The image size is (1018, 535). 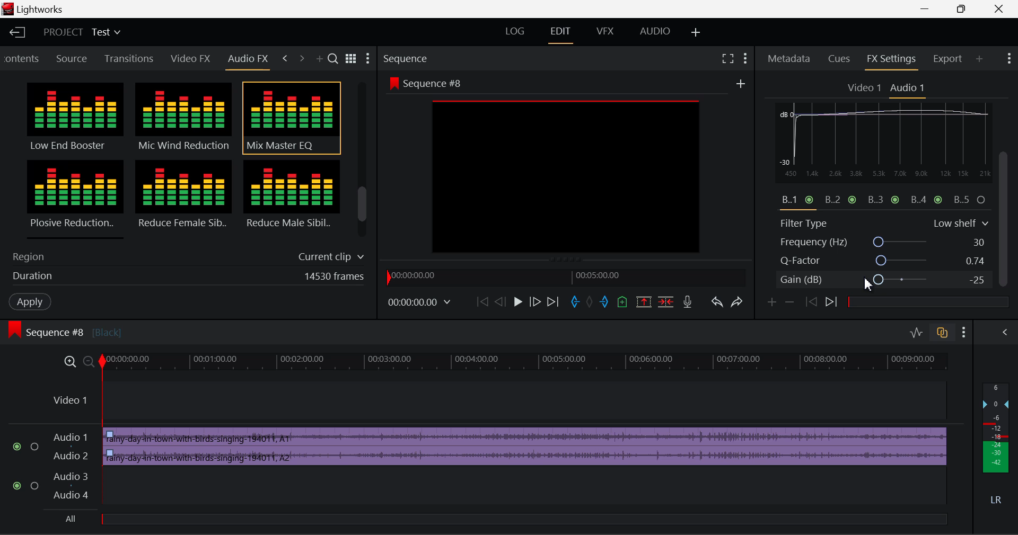 What do you see at coordinates (605, 302) in the screenshot?
I see `Mart Out` at bounding box center [605, 302].